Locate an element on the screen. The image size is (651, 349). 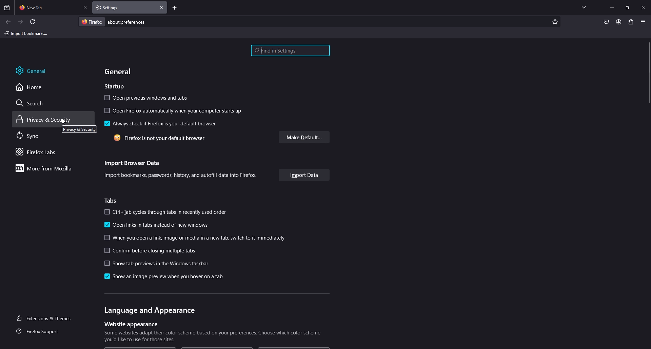
Website appearance is located at coordinates (130, 324).